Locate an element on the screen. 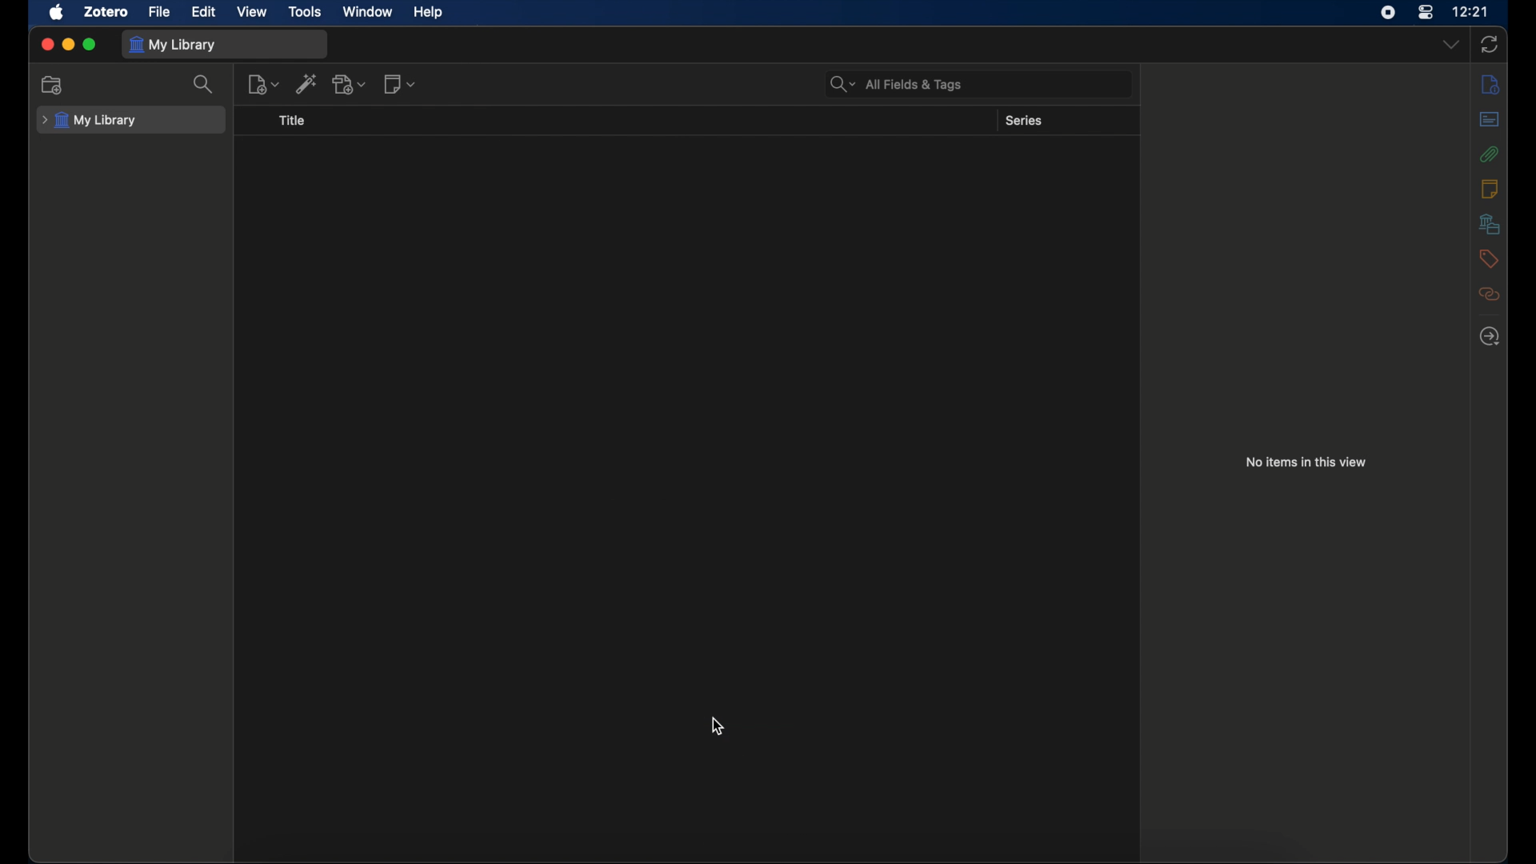  view is located at coordinates (253, 12).